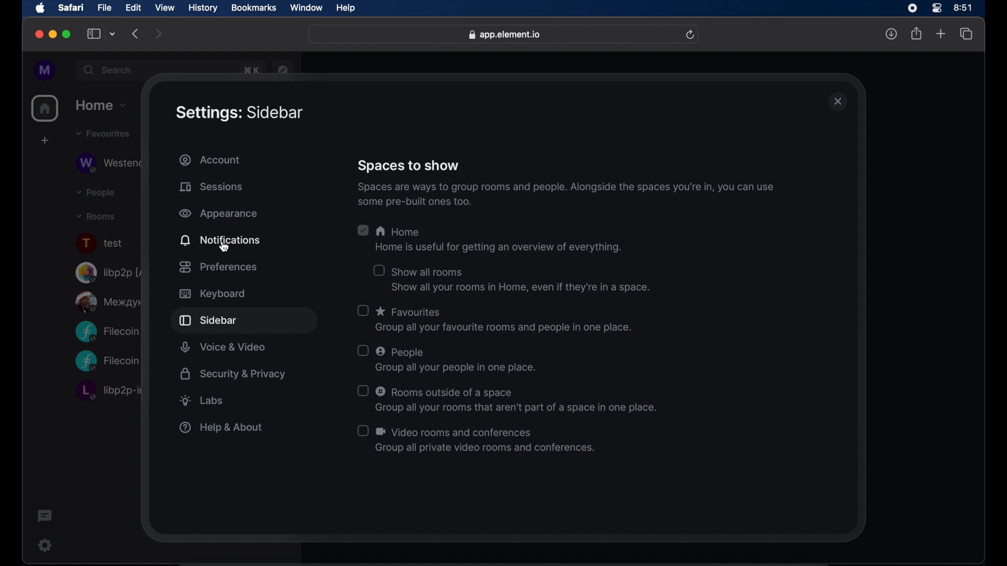  What do you see at coordinates (939, 10) in the screenshot?
I see `control center` at bounding box center [939, 10].